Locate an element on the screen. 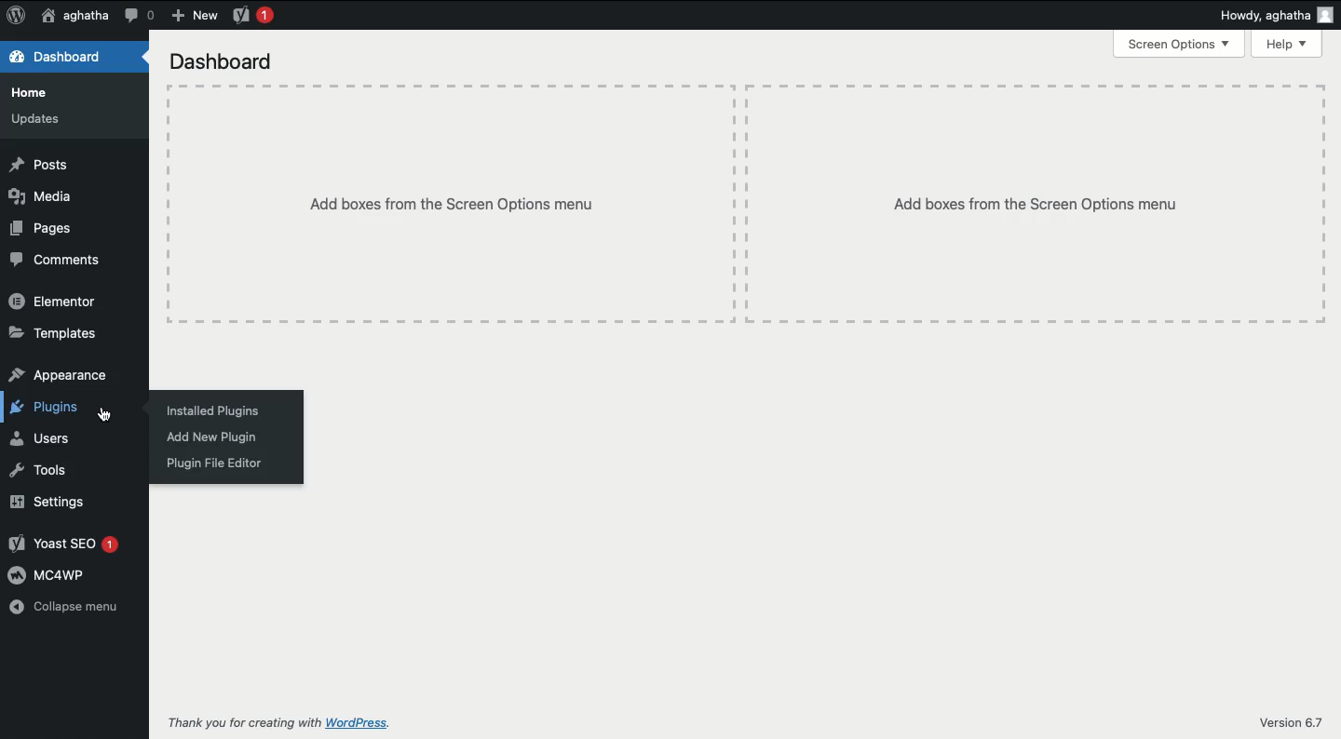 This screenshot has height=739, width=1341. Yoast is located at coordinates (254, 17).